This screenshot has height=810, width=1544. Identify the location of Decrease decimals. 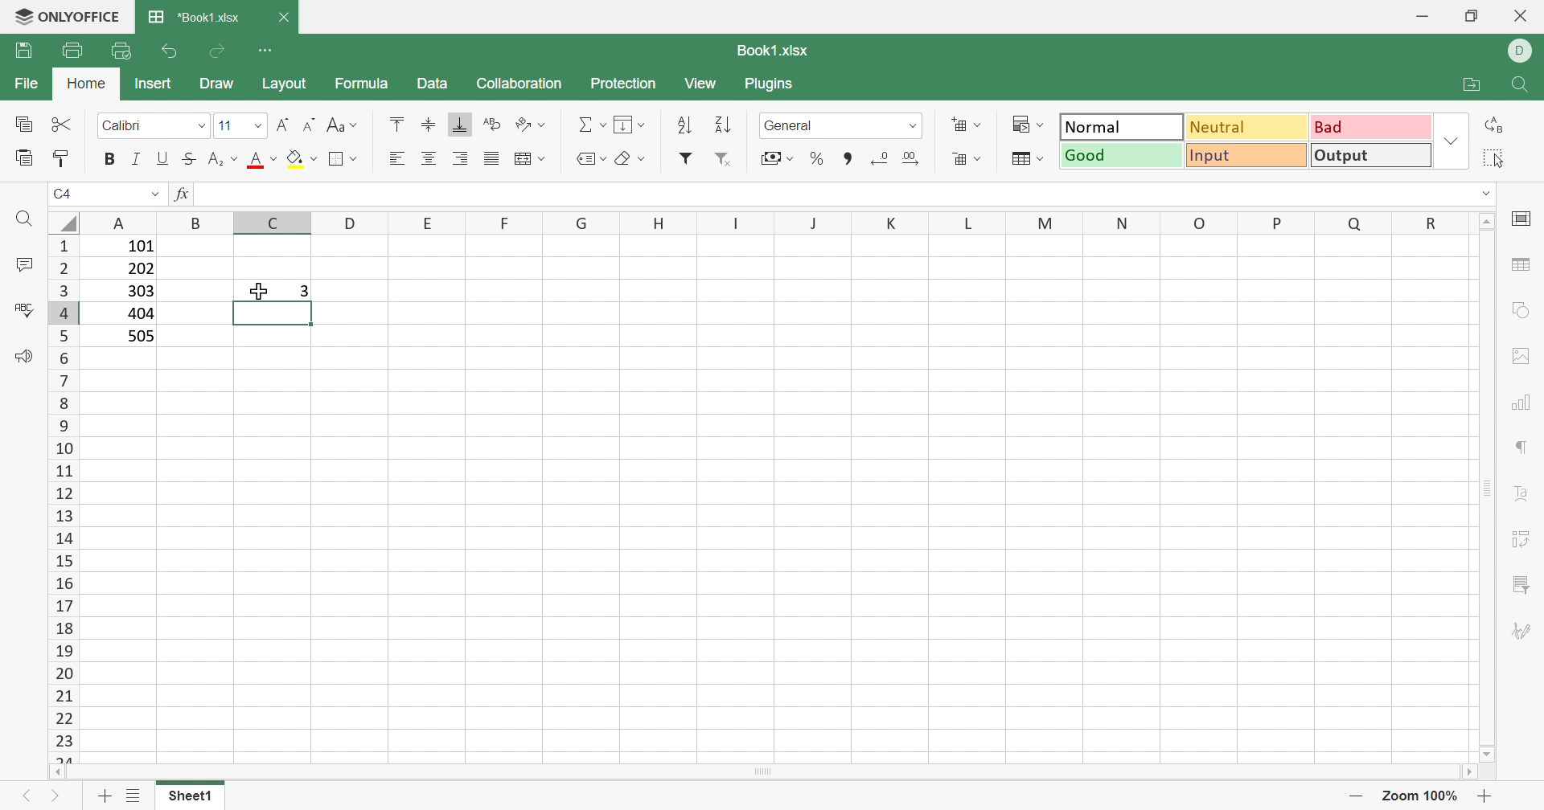
(884, 158).